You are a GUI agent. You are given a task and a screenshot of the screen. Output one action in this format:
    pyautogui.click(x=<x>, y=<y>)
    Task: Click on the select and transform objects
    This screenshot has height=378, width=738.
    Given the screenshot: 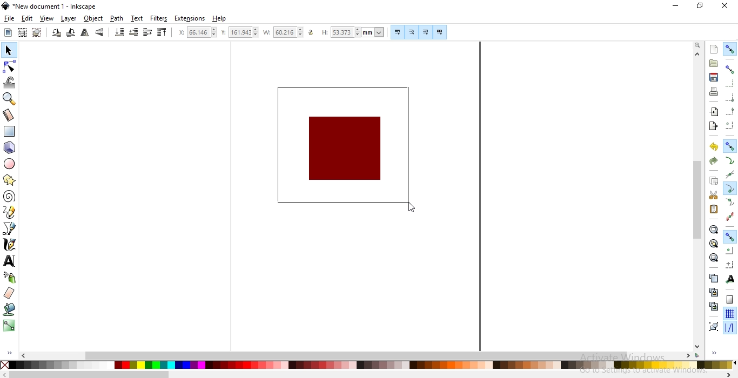 What is the action you would take?
    pyautogui.click(x=9, y=50)
    